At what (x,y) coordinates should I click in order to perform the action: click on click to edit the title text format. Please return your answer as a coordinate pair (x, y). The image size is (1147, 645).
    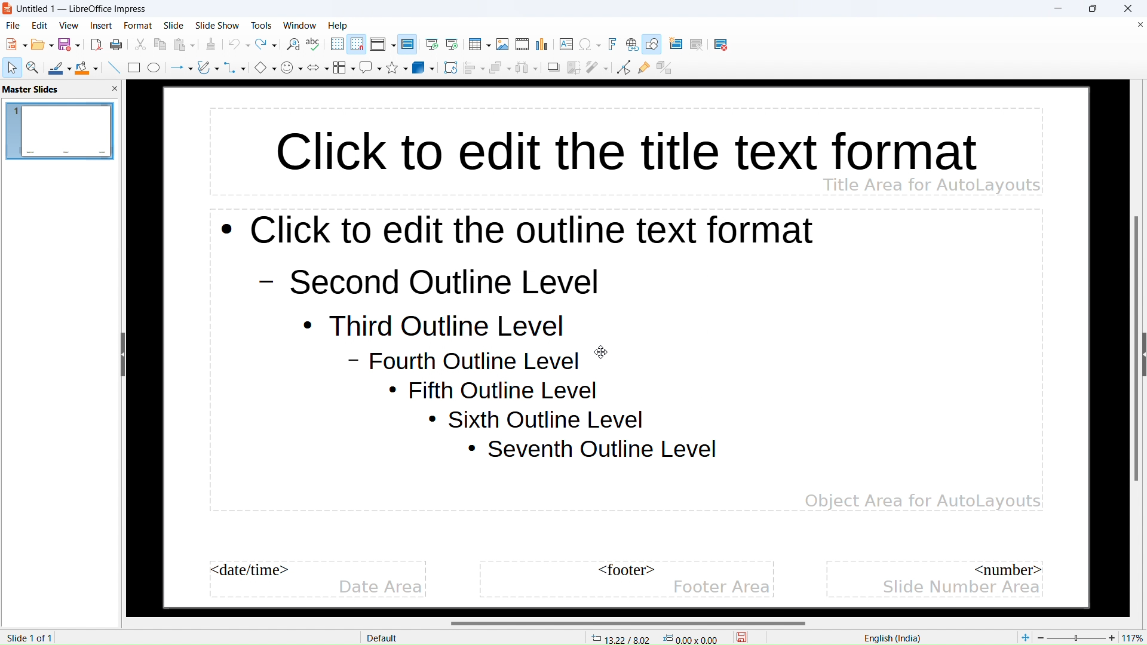
    Looking at the image, I should click on (601, 142).